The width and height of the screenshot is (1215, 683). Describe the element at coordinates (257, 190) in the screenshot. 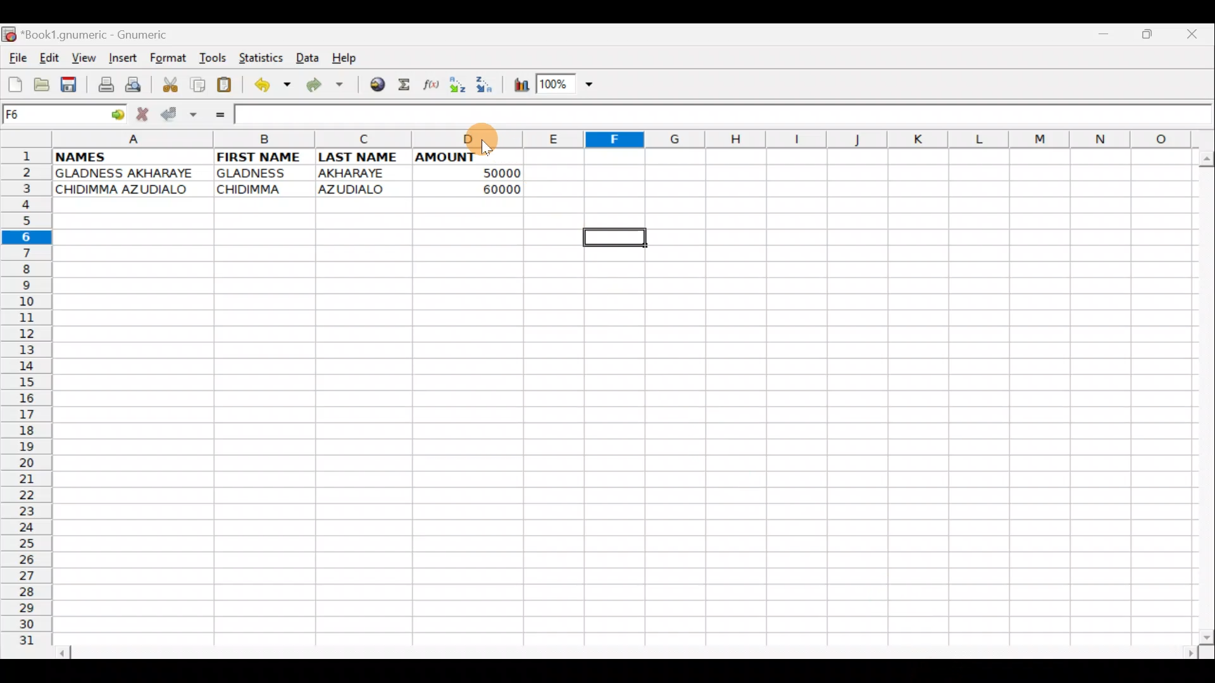

I see `CHIDIMMA` at that location.